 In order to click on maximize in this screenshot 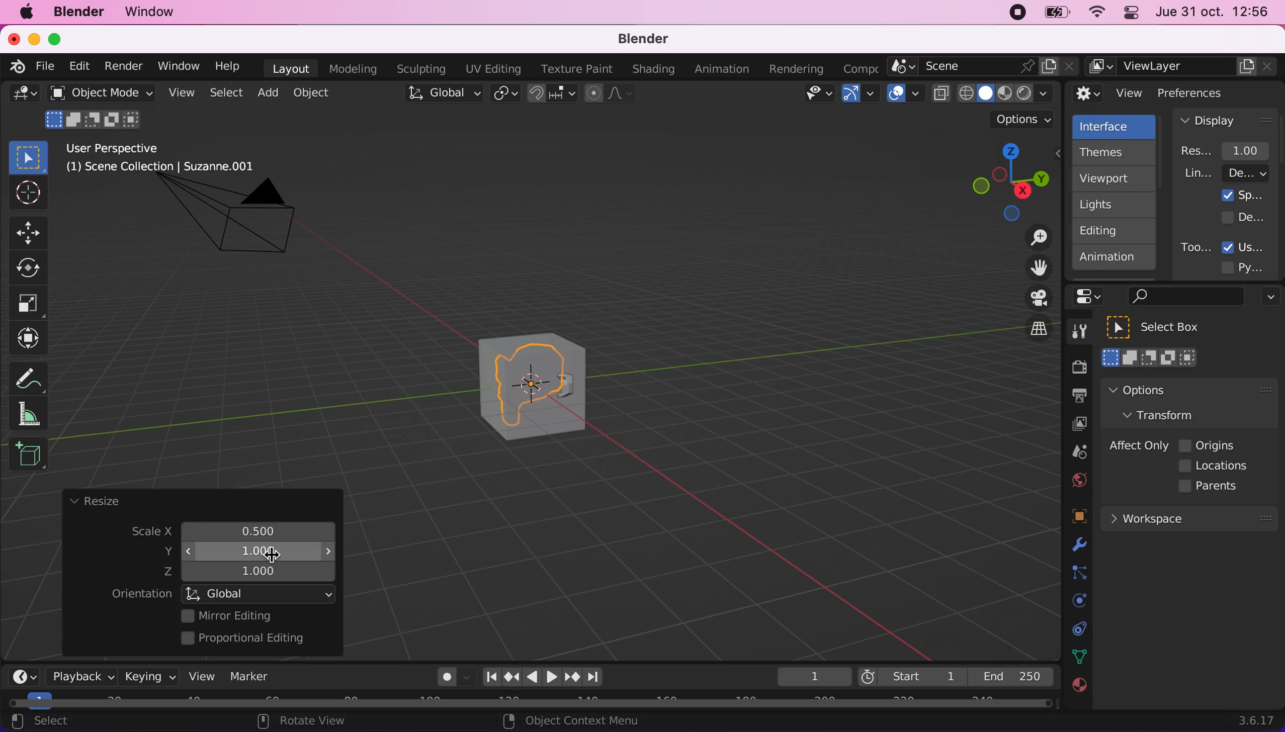, I will do `click(60, 39)`.